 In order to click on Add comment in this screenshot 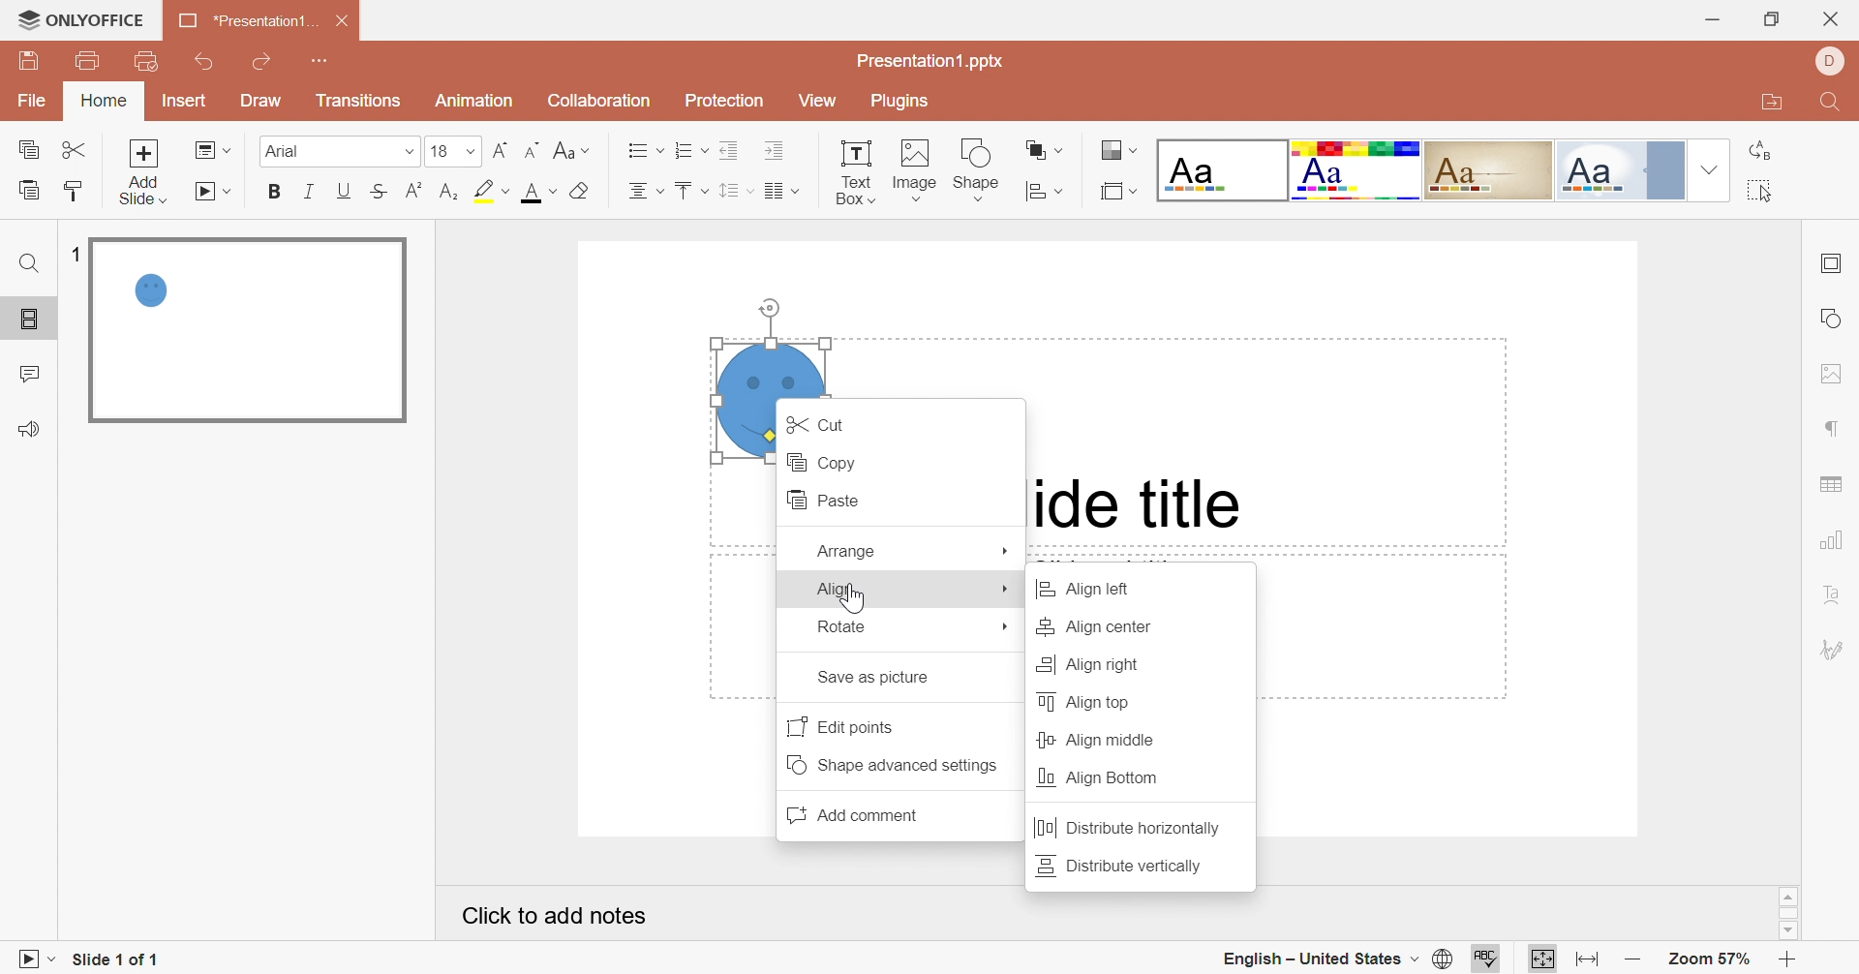, I will do `click(862, 817)`.